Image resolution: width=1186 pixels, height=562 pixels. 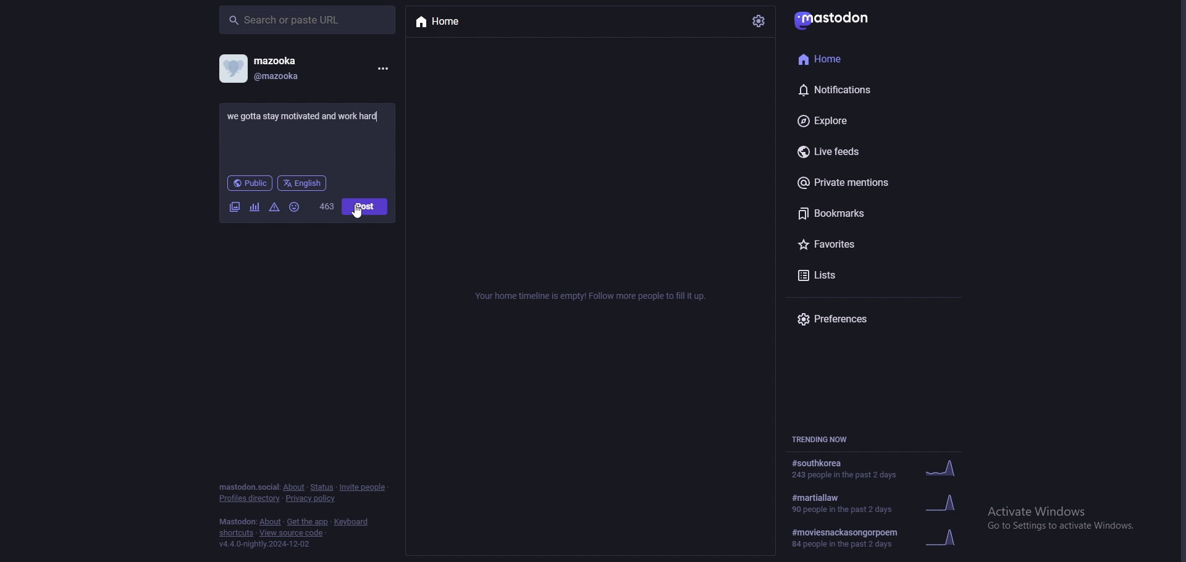 I want to click on info, so click(x=588, y=298).